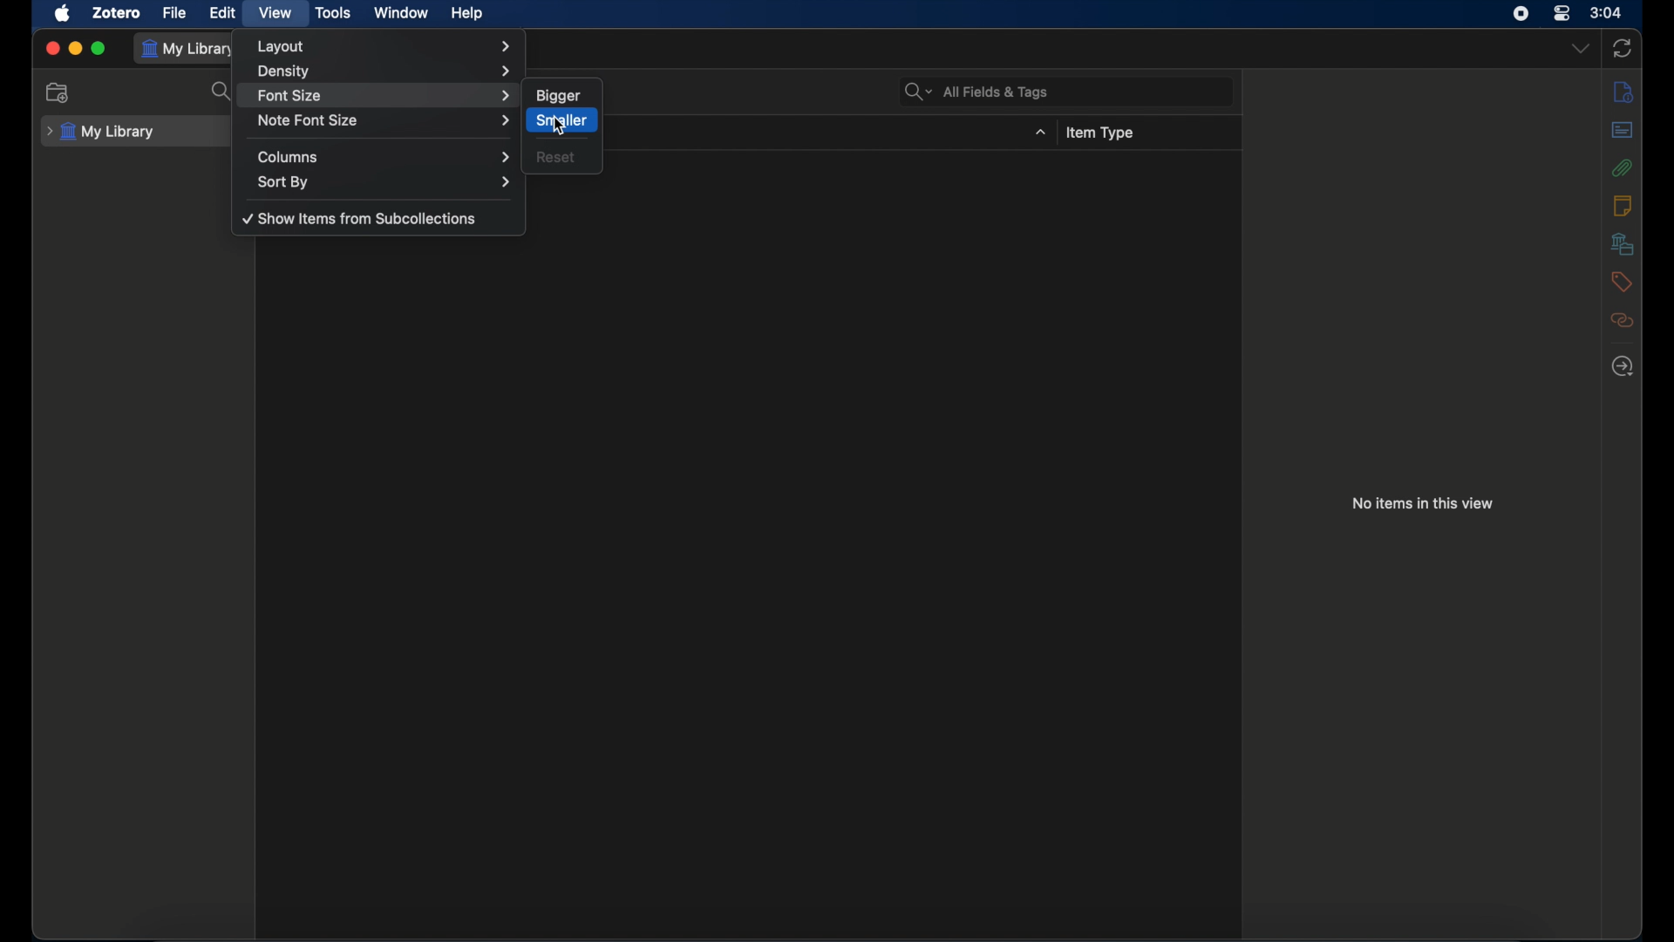 This screenshot has width=1674, height=942. What do you see at coordinates (334, 13) in the screenshot?
I see `tools` at bounding box center [334, 13].